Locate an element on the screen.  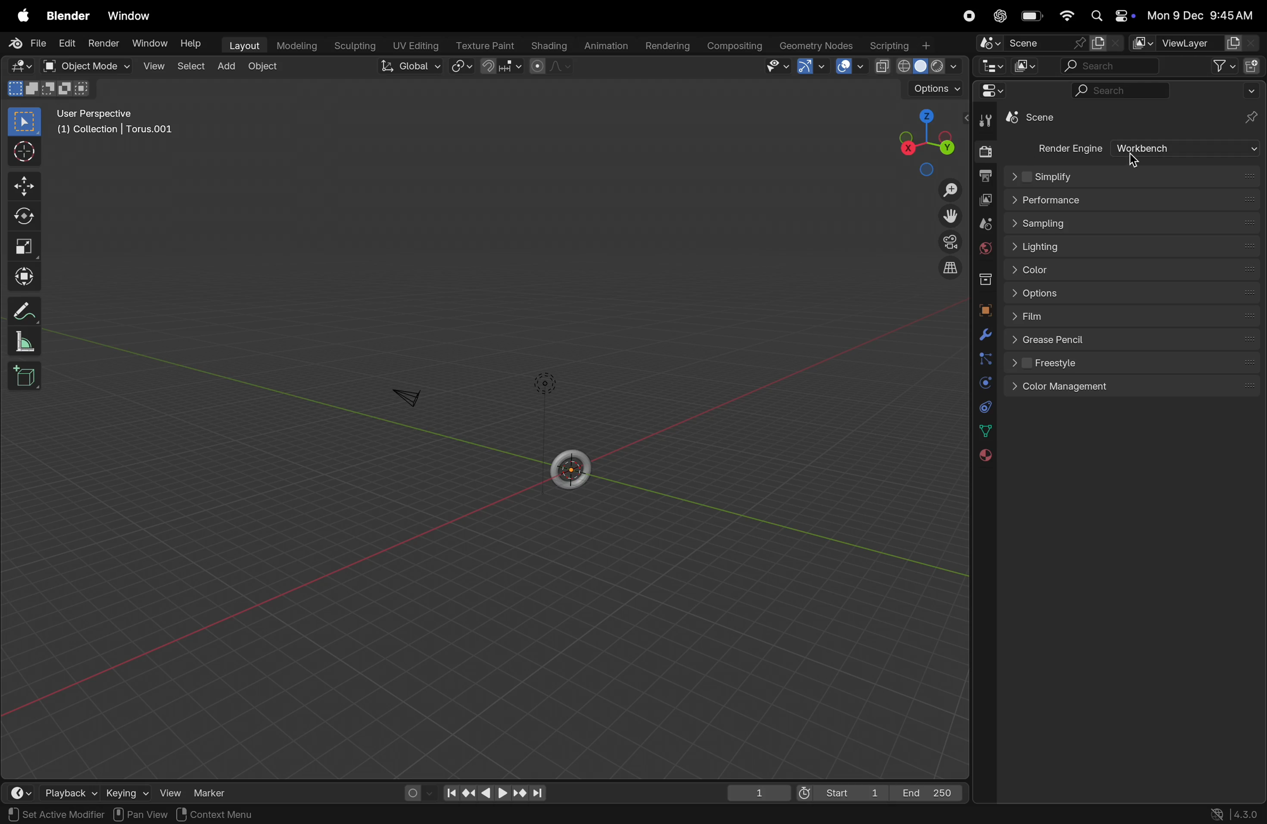
select boss is located at coordinates (28, 122).